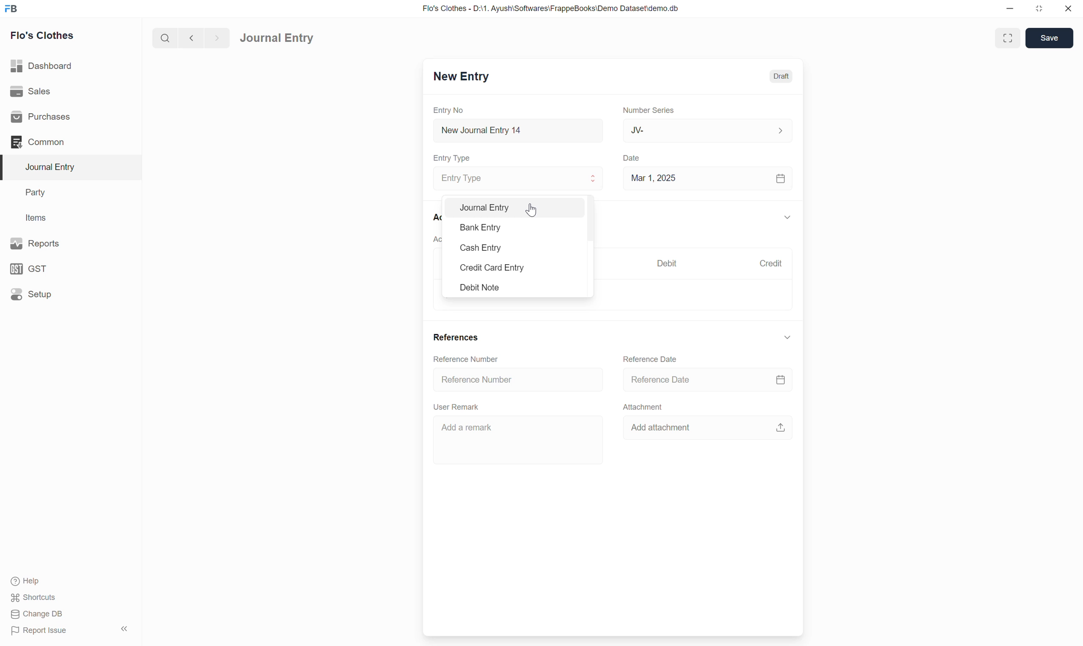 This screenshot has width=1083, height=646. What do you see at coordinates (164, 38) in the screenshot?
I see `search` at bounding box center [164, 38].